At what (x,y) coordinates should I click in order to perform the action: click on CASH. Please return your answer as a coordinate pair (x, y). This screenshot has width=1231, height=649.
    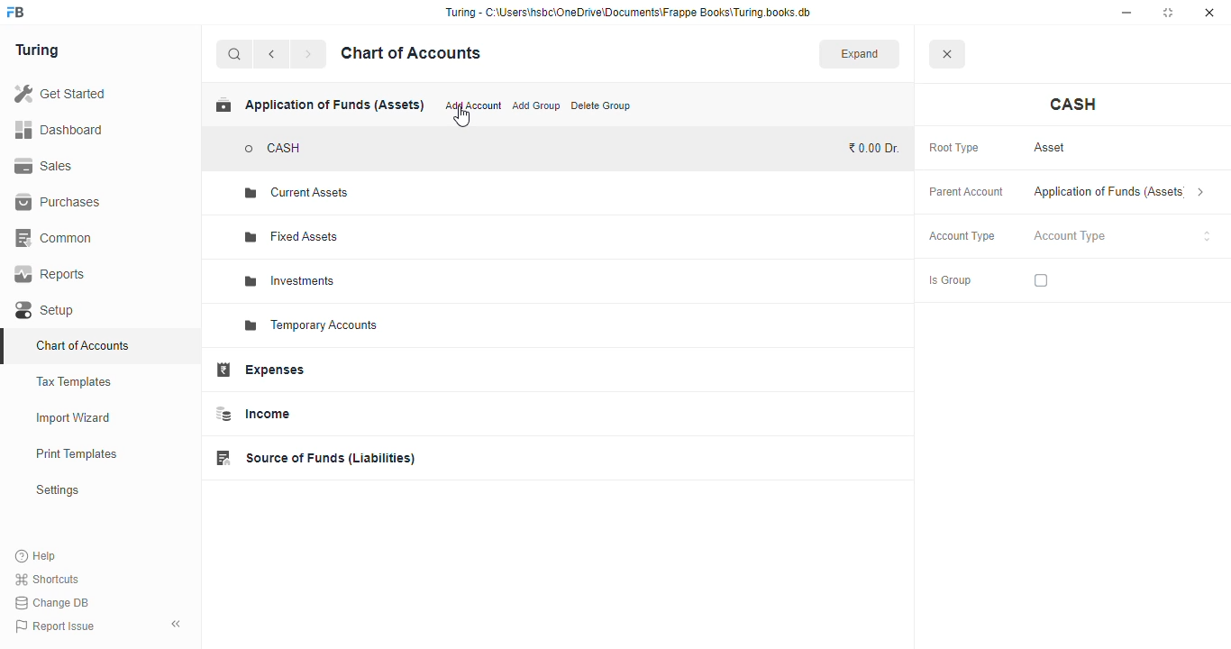
    Looking at the image, I should click on (274, 149).